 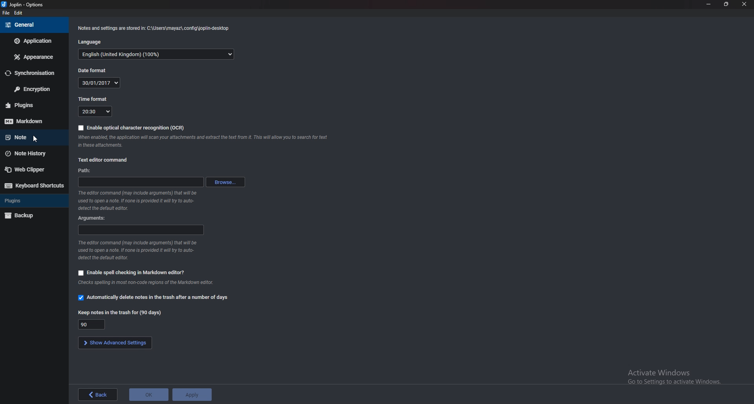 I want to click on info, so click(x=137, y=200).